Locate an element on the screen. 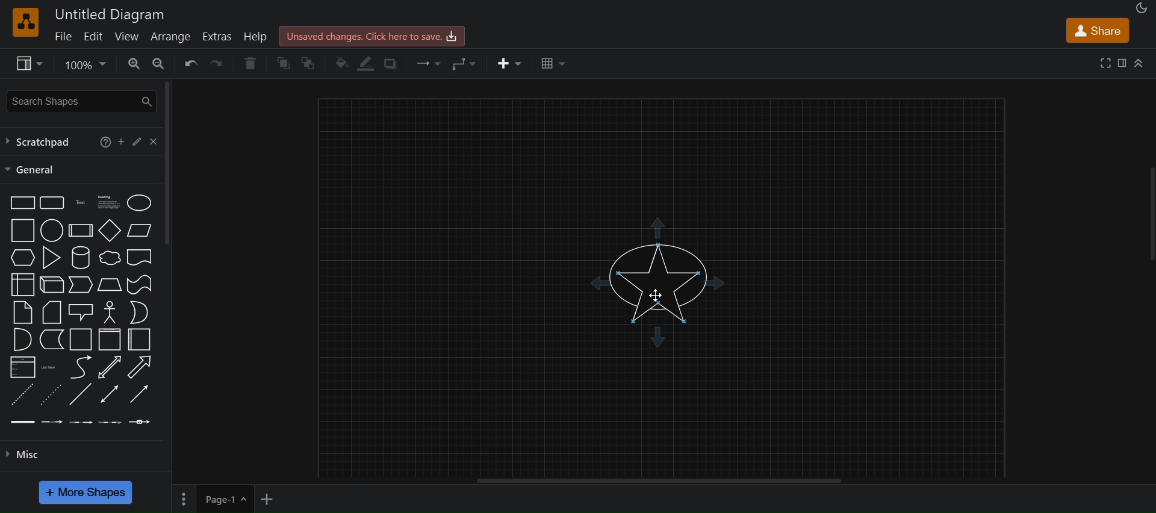  callout is located at coordinates (80, 311).